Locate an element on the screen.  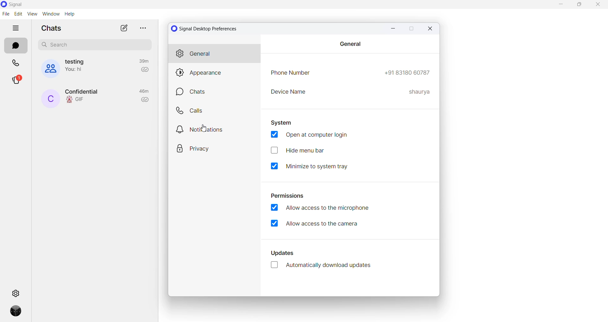
phone number is located at coordinates (407, 72).